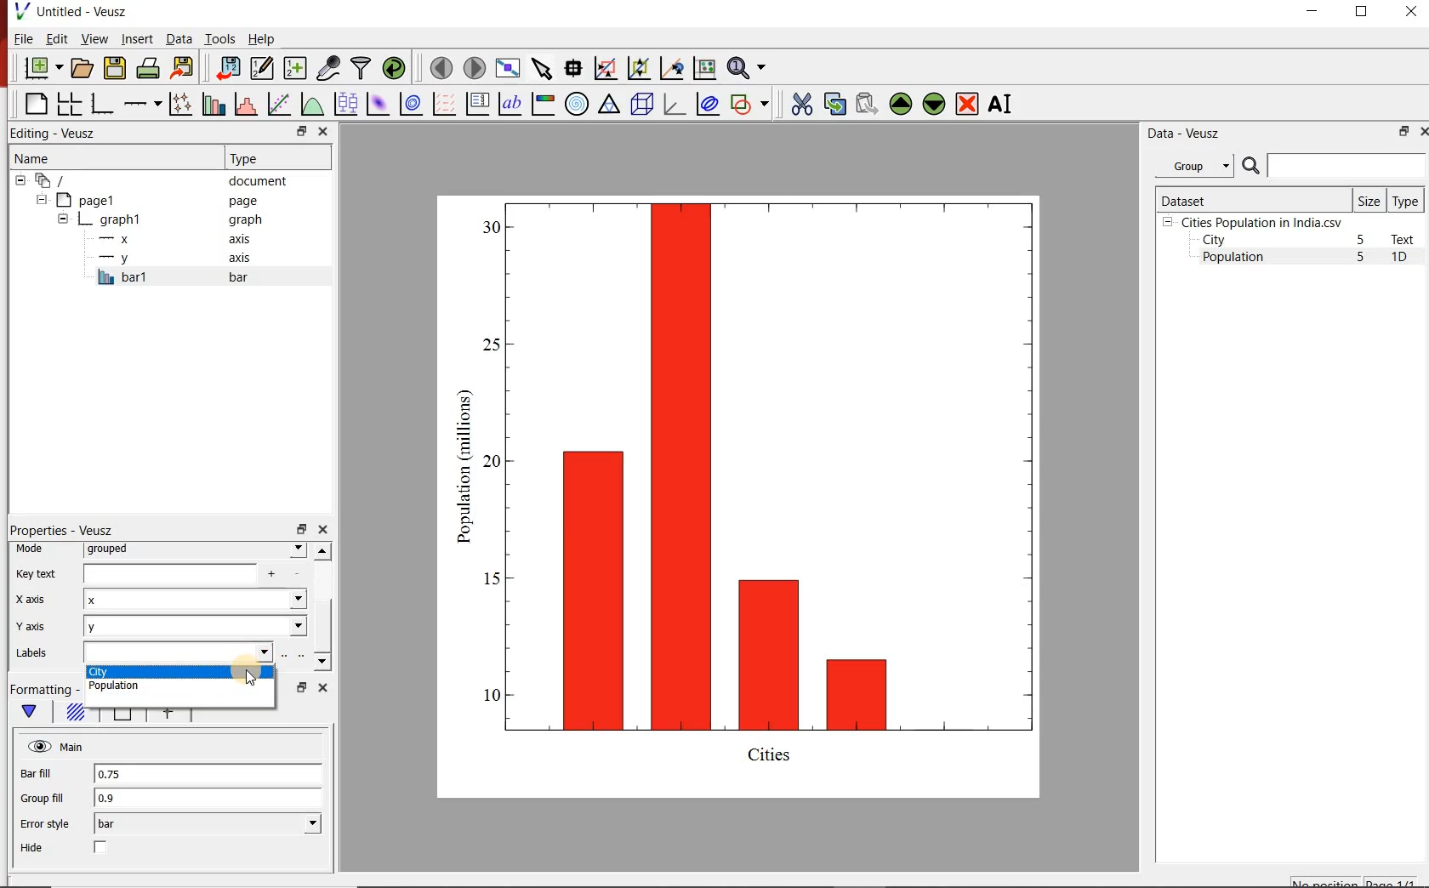 The height and width of the screenshot is (888, 1429). I want to click on Properties - Veusz, so click(61, 530).